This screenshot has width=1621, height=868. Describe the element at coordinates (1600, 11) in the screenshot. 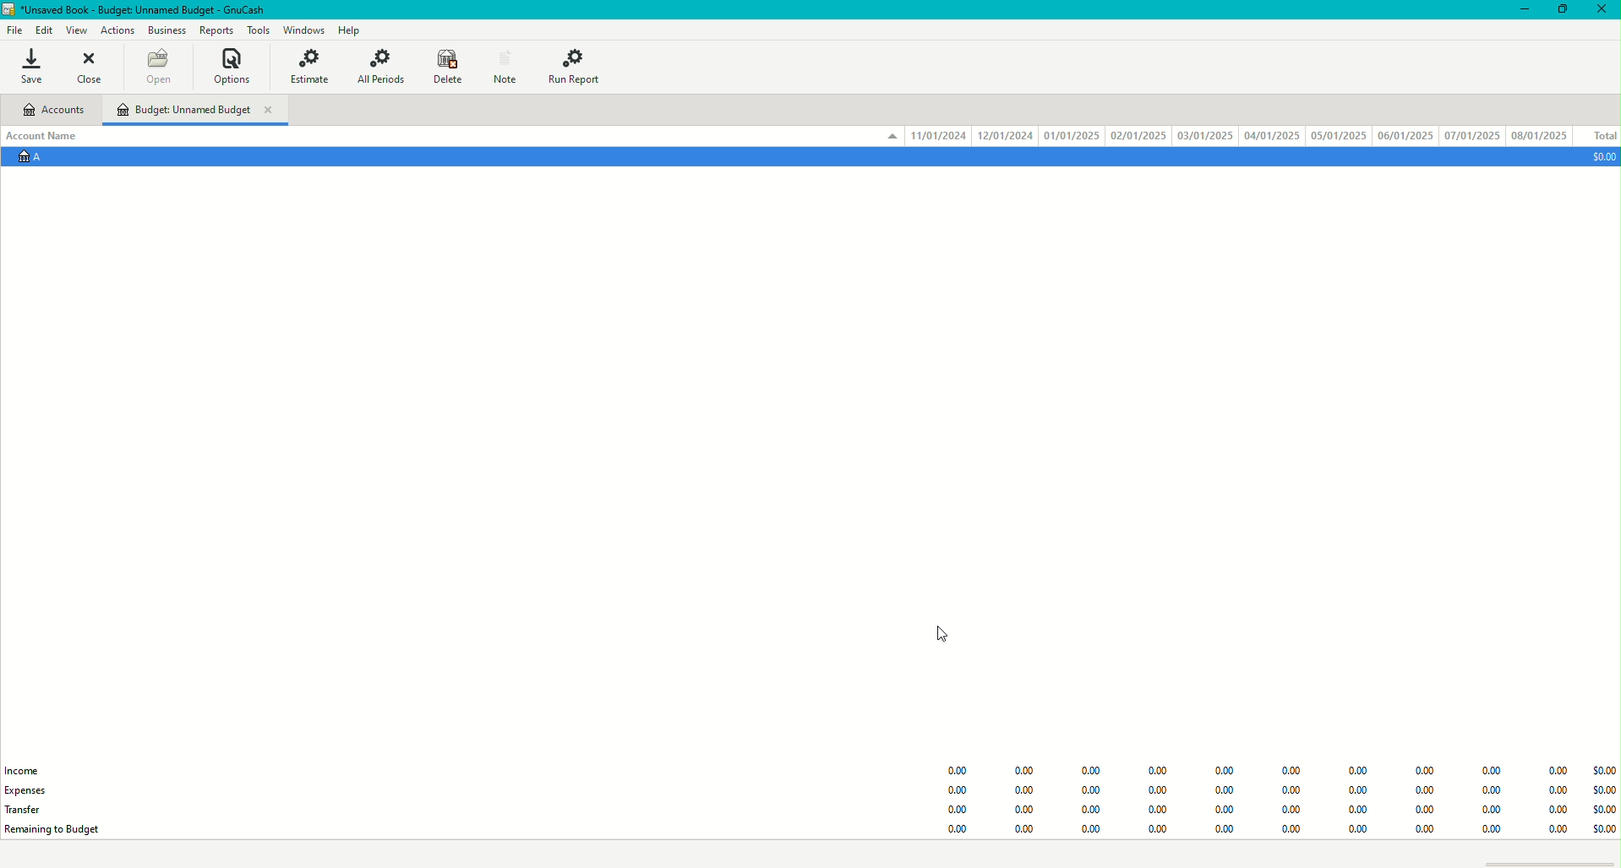

I see `Close` at that location.